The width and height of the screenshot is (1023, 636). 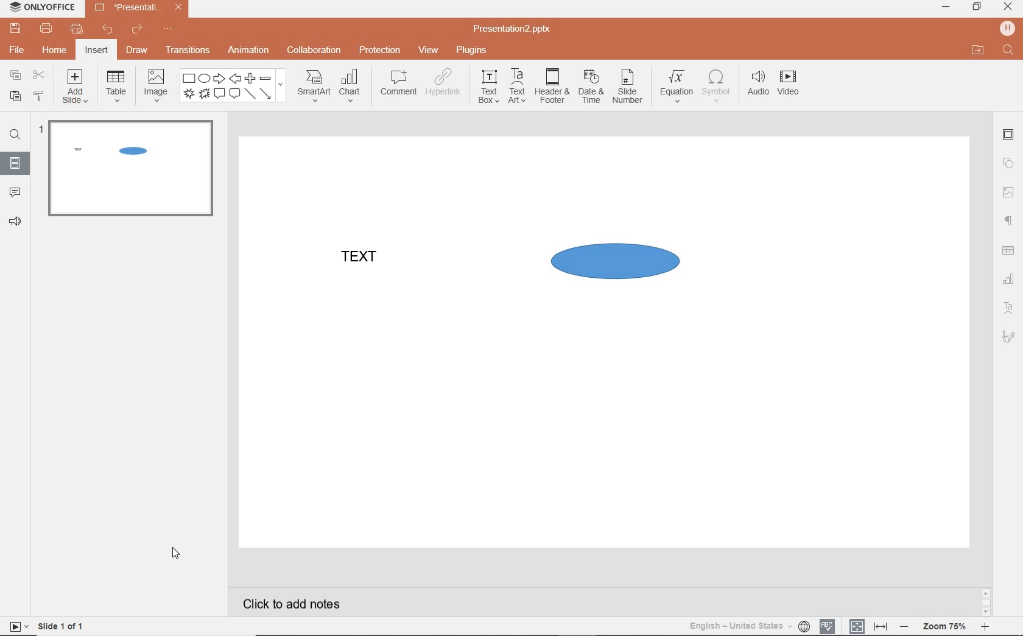 What do you see at coordinates (1010, 51) in the screenshot?
I see `FIND` at bounding box center [1010, 51].